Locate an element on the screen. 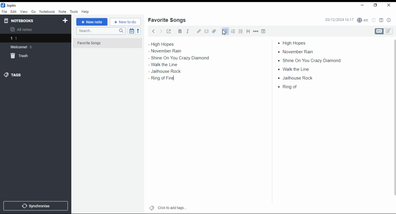 Image resolution: width=396 pixels, height=214 pixels. toggle sort order field is located at coordinates (131, 31).